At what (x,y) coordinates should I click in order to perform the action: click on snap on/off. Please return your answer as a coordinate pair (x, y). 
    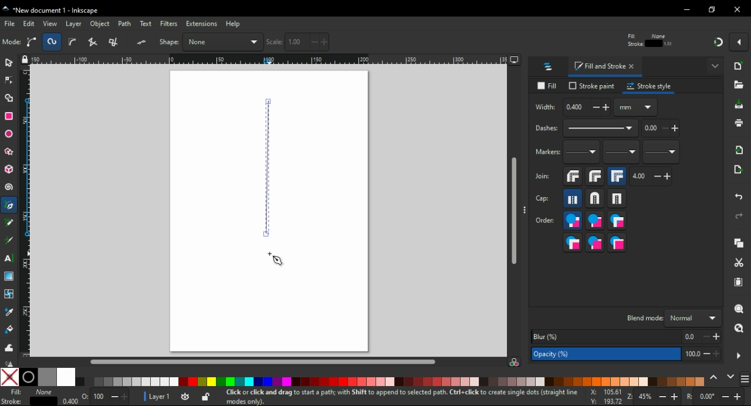
    Looking at the image, I should click on (718, 41).